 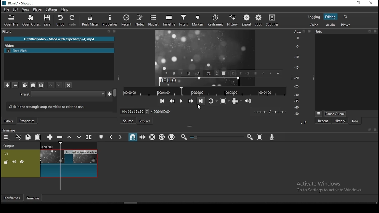 What do you see at coordinates (26, 10) in the screenshot?
I see `view` at bounding box center [26, 10].